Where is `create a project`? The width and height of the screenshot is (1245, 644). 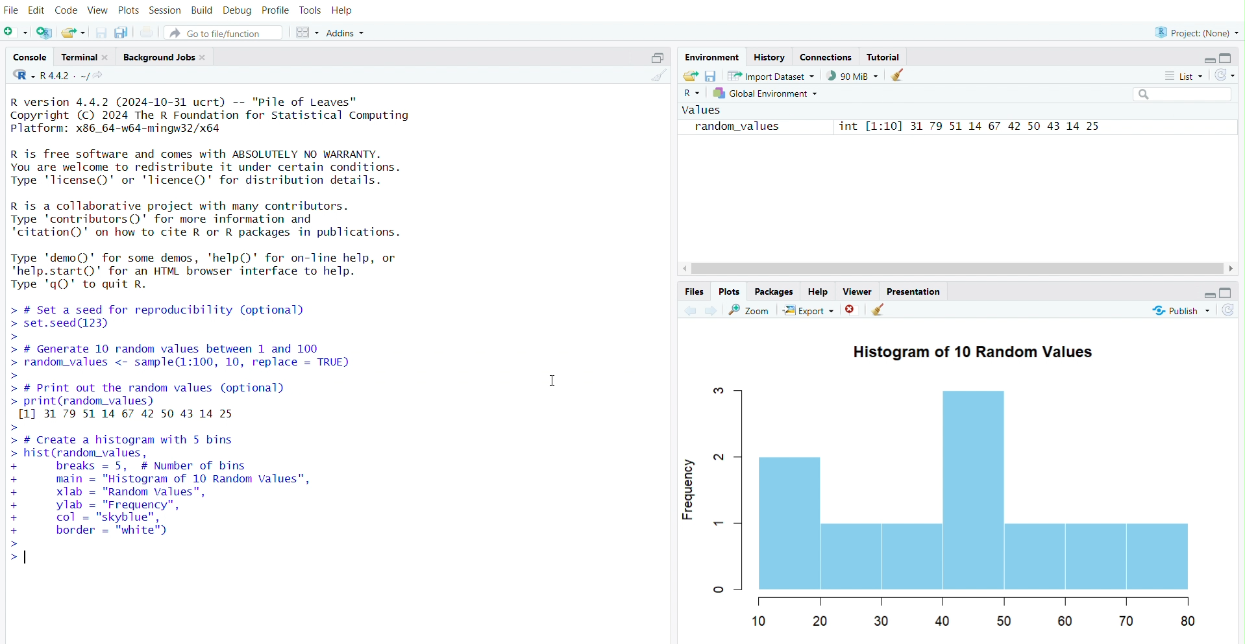
create a project is located at coordinates (44, 32).